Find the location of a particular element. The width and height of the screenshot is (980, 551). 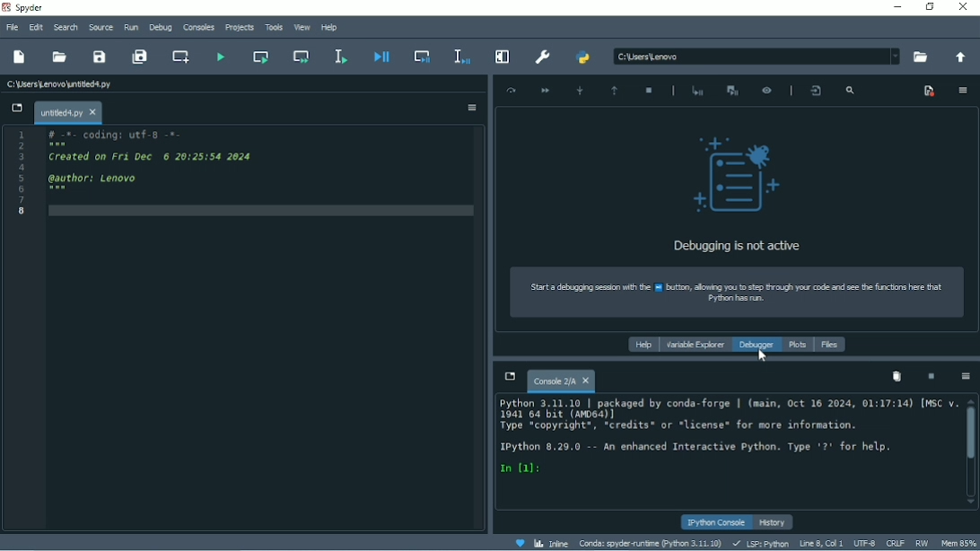

Source is located at coordinates (102, 28).